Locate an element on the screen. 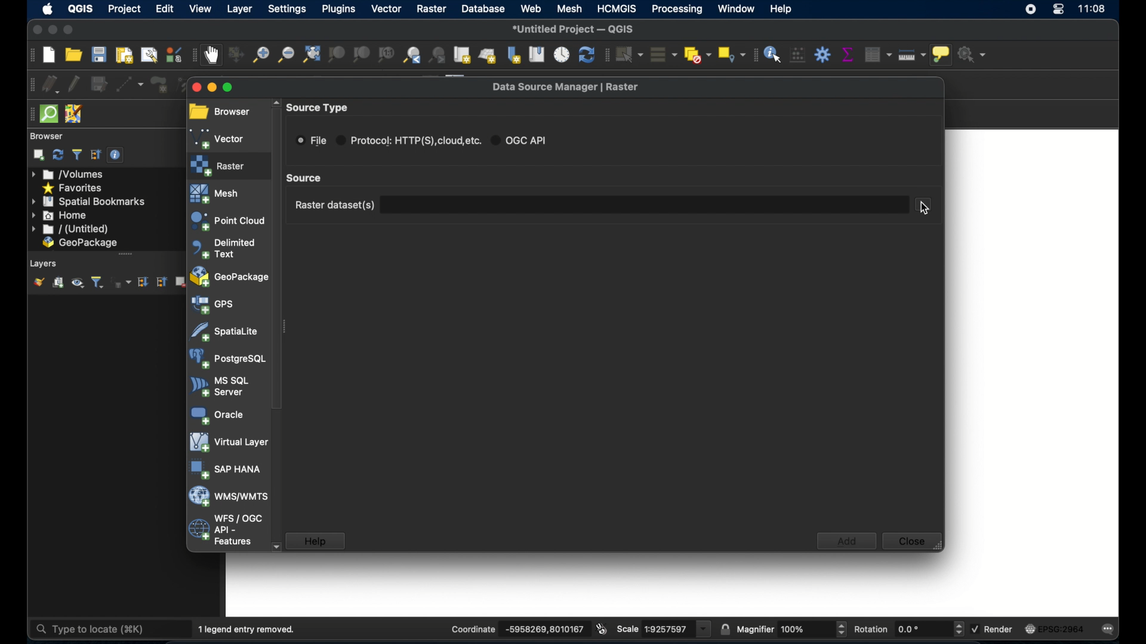  enable/disable properties widget is located at coordinates (117, 155).